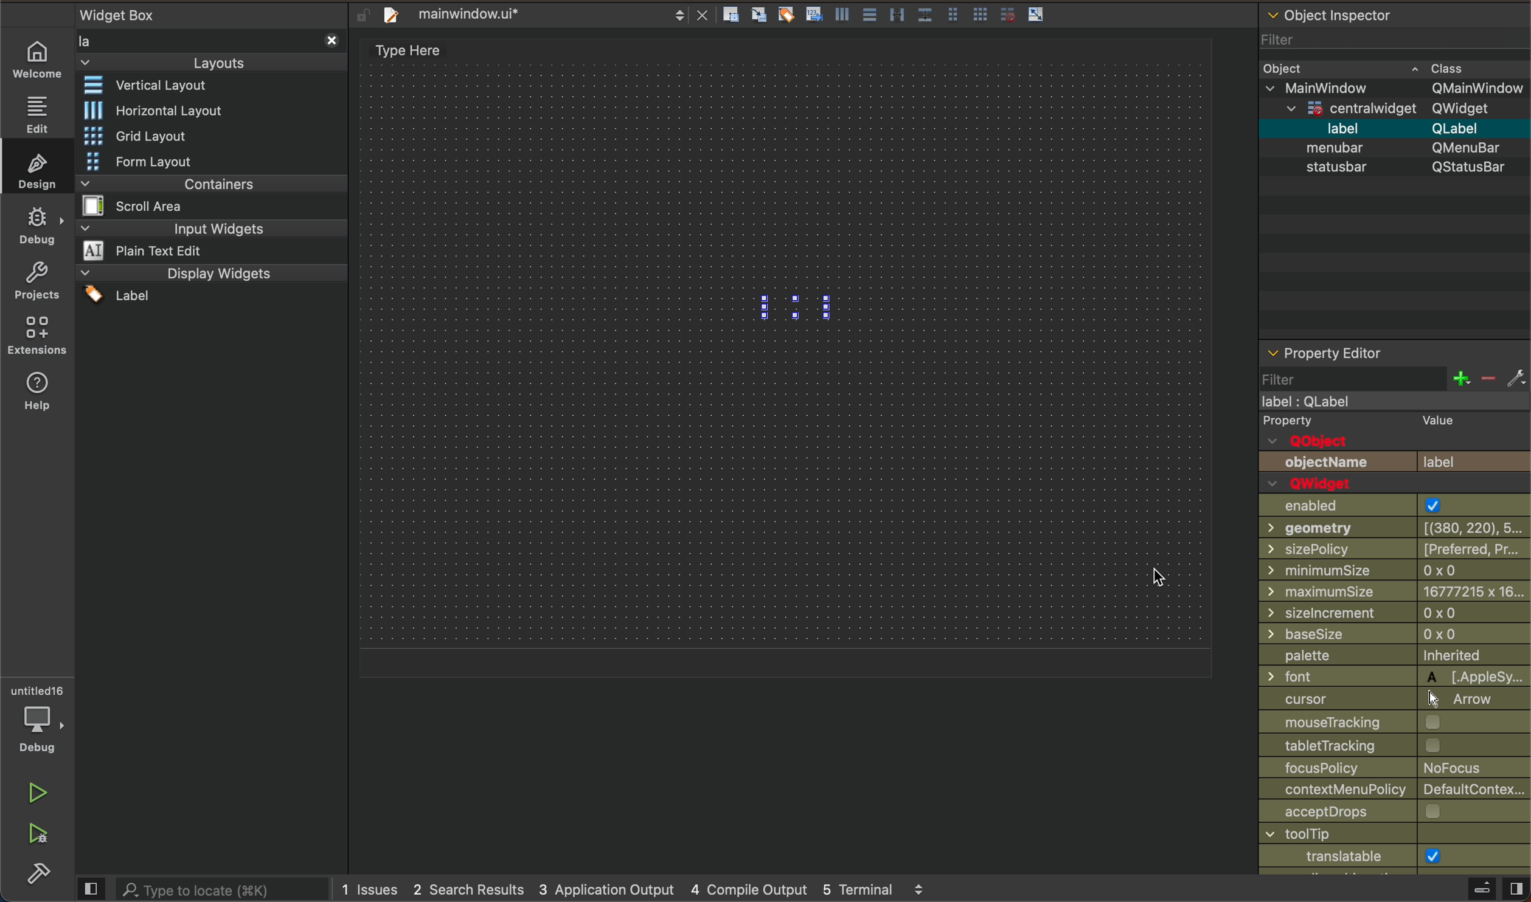 This screenshot has height=902, width=1531. I want to click on object name, so click(1394, 461).